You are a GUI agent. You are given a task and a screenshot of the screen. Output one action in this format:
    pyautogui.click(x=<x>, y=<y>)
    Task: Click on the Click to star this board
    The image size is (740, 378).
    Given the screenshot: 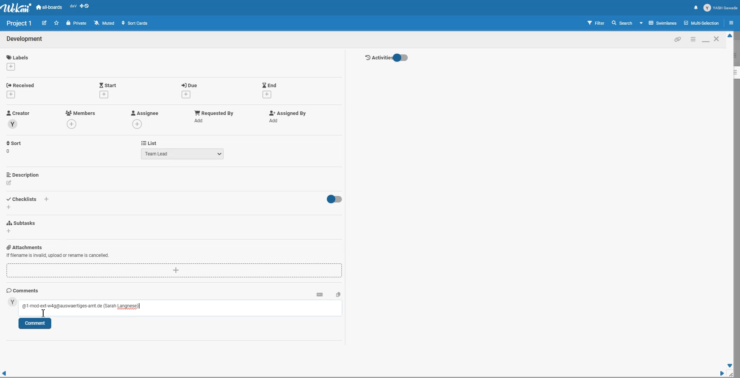 What is the action you would take?
    pyautogui.click(x=57, y=23)
    